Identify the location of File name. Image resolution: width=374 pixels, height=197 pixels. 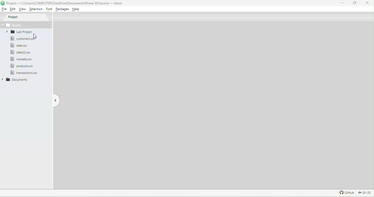
(65, 3).